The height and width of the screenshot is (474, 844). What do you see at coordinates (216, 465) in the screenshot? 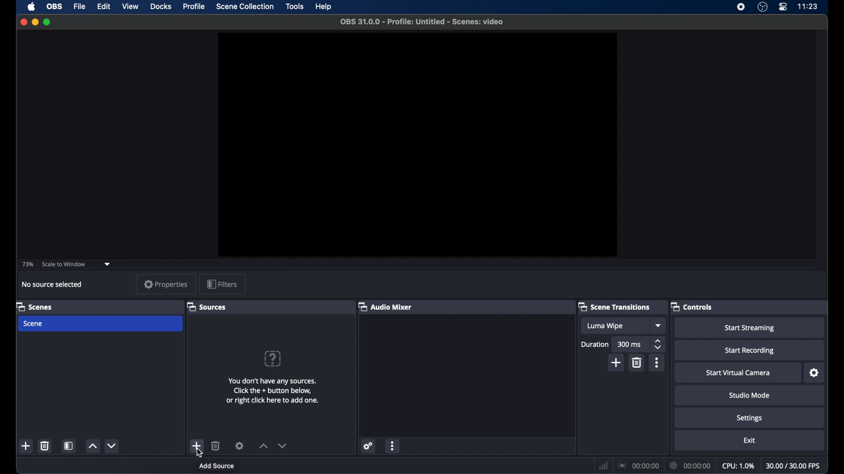
I see `add source` at bounding box center [216, 465].